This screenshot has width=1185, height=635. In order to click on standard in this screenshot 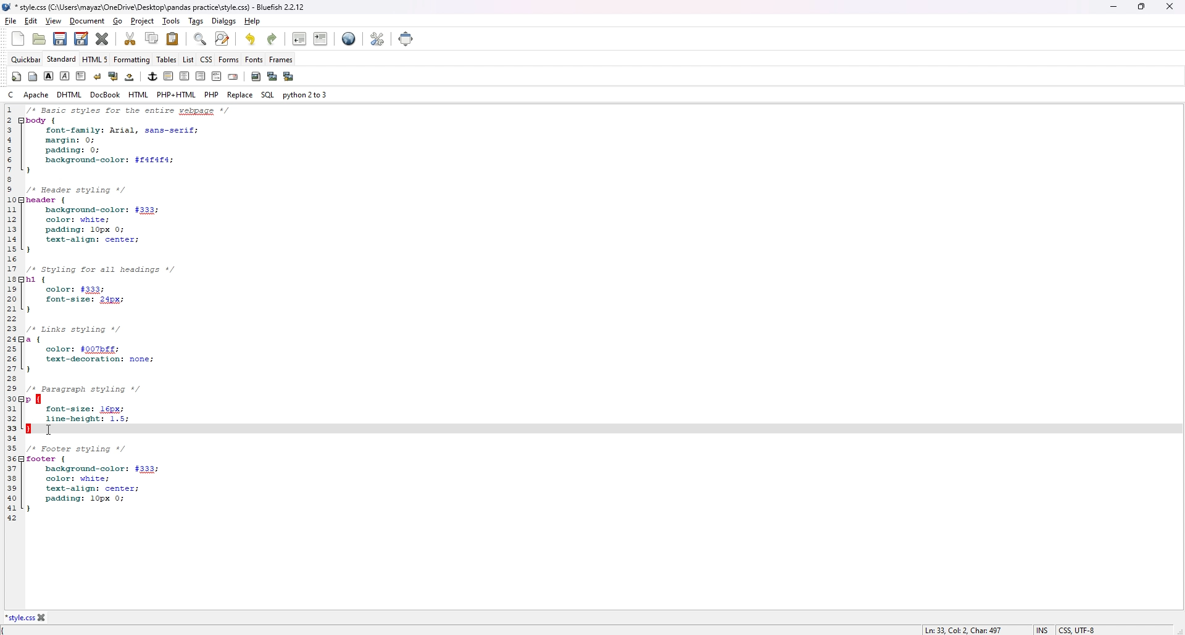, I will do `click(62, 59)`.